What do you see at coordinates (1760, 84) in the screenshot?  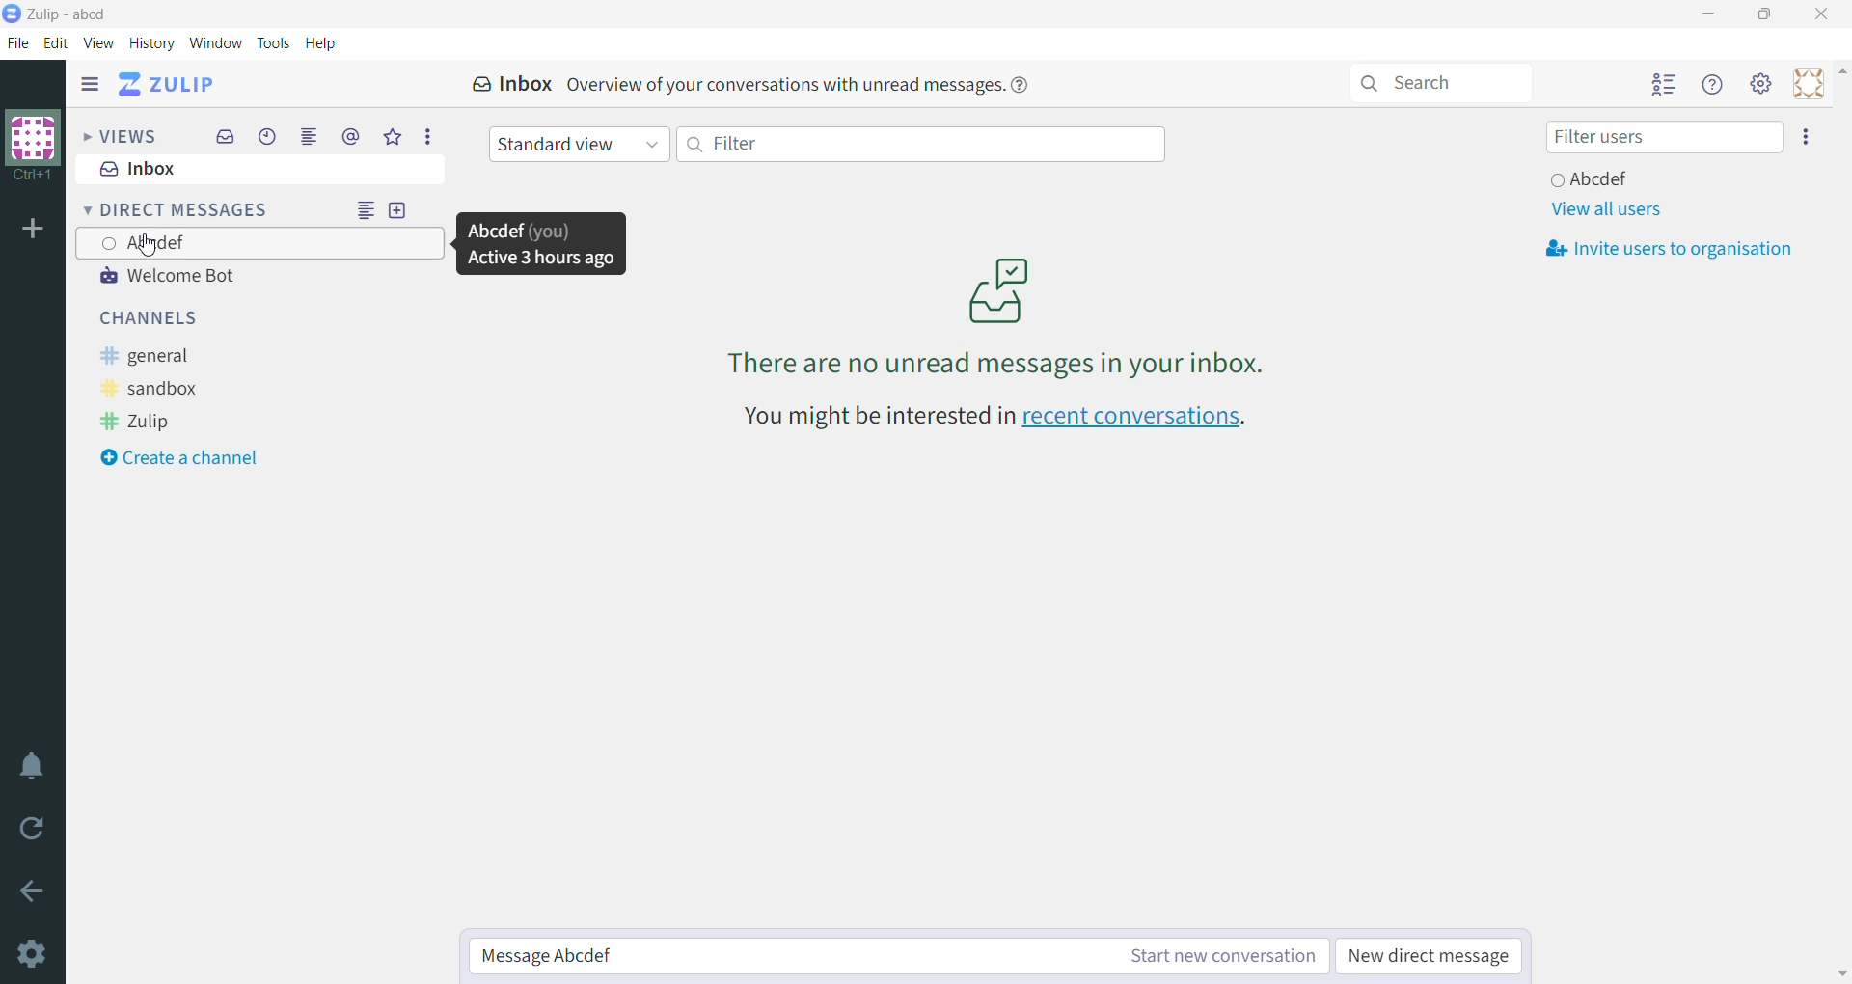 I see `Main menu` at bounding box center [1760, 84].